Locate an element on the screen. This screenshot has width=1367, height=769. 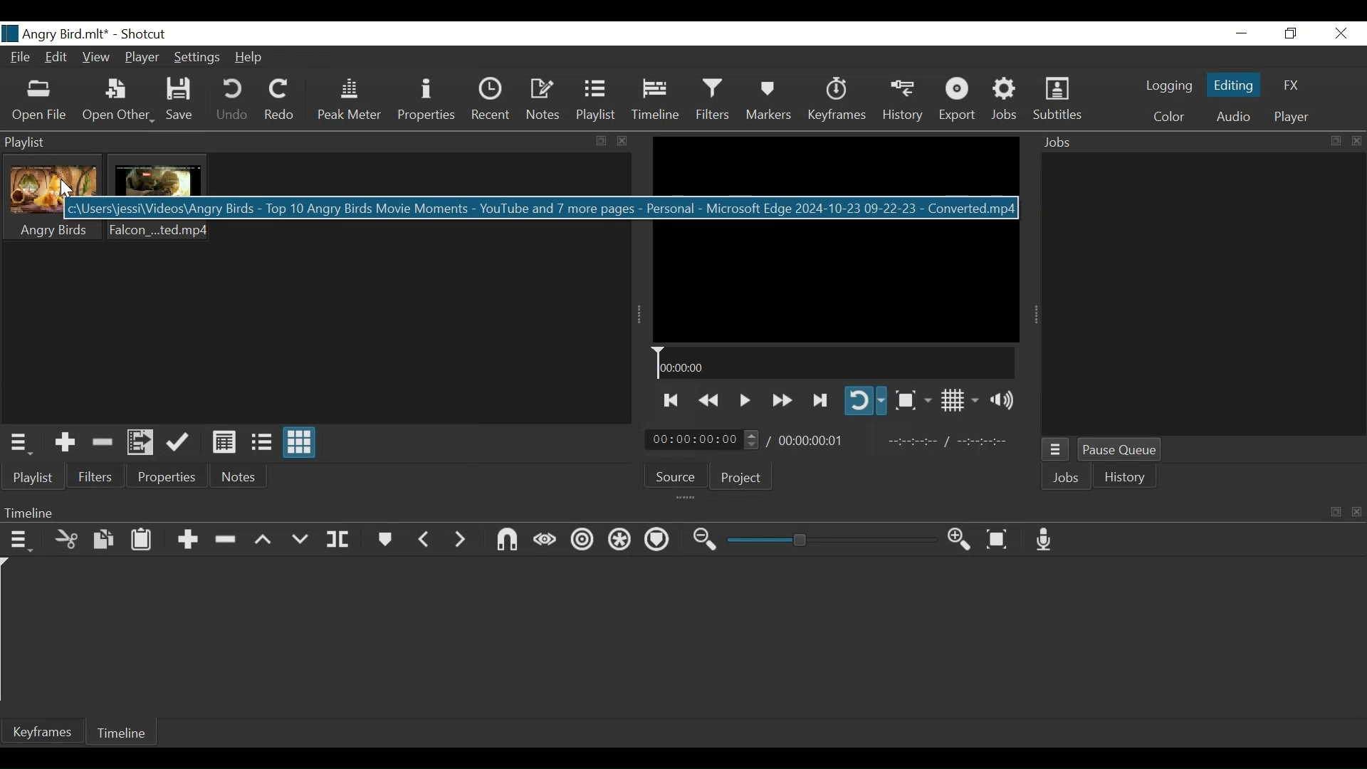
Toggle Zoom is located at coordinates (913, 400).